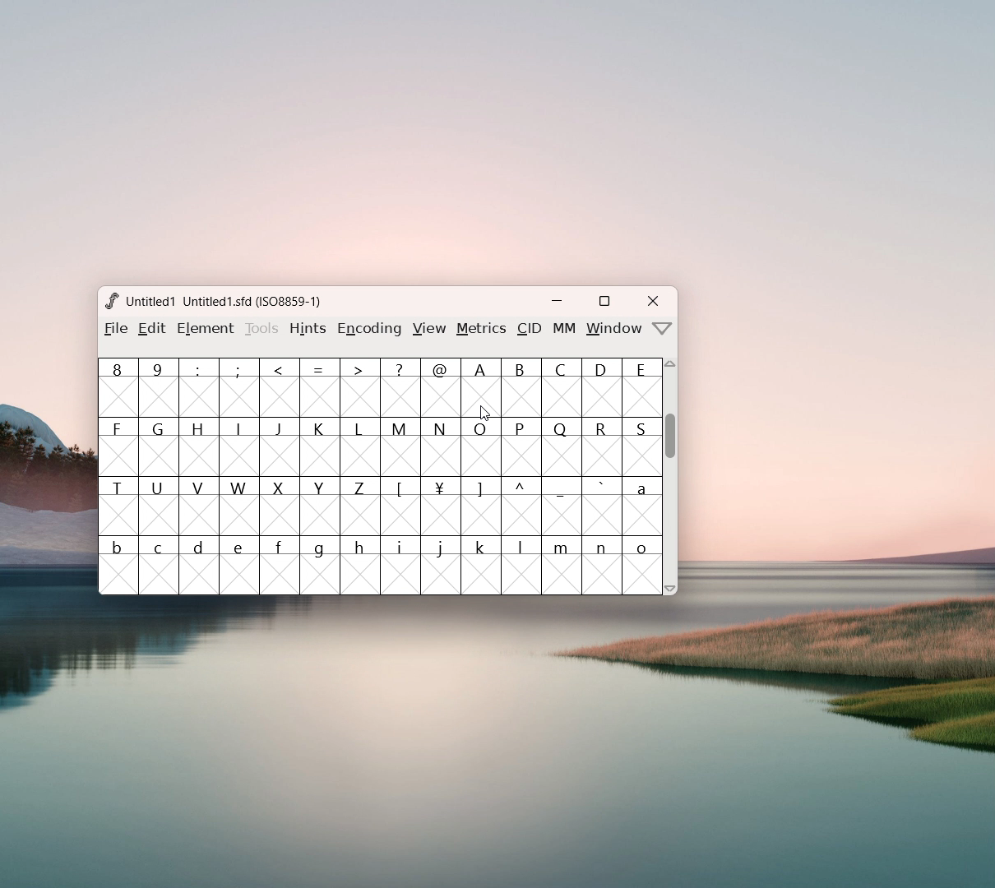 The width and height of the screenshot is (995, 888). I want to click on :, so click(200, 387).